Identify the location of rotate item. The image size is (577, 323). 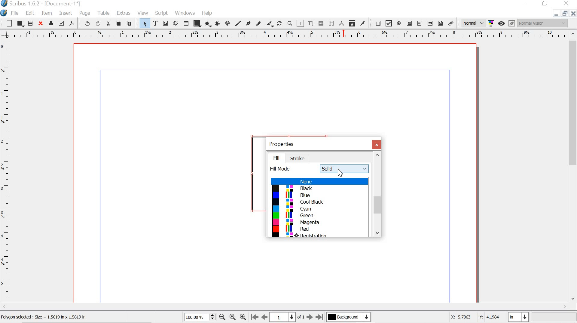
(279, 23).